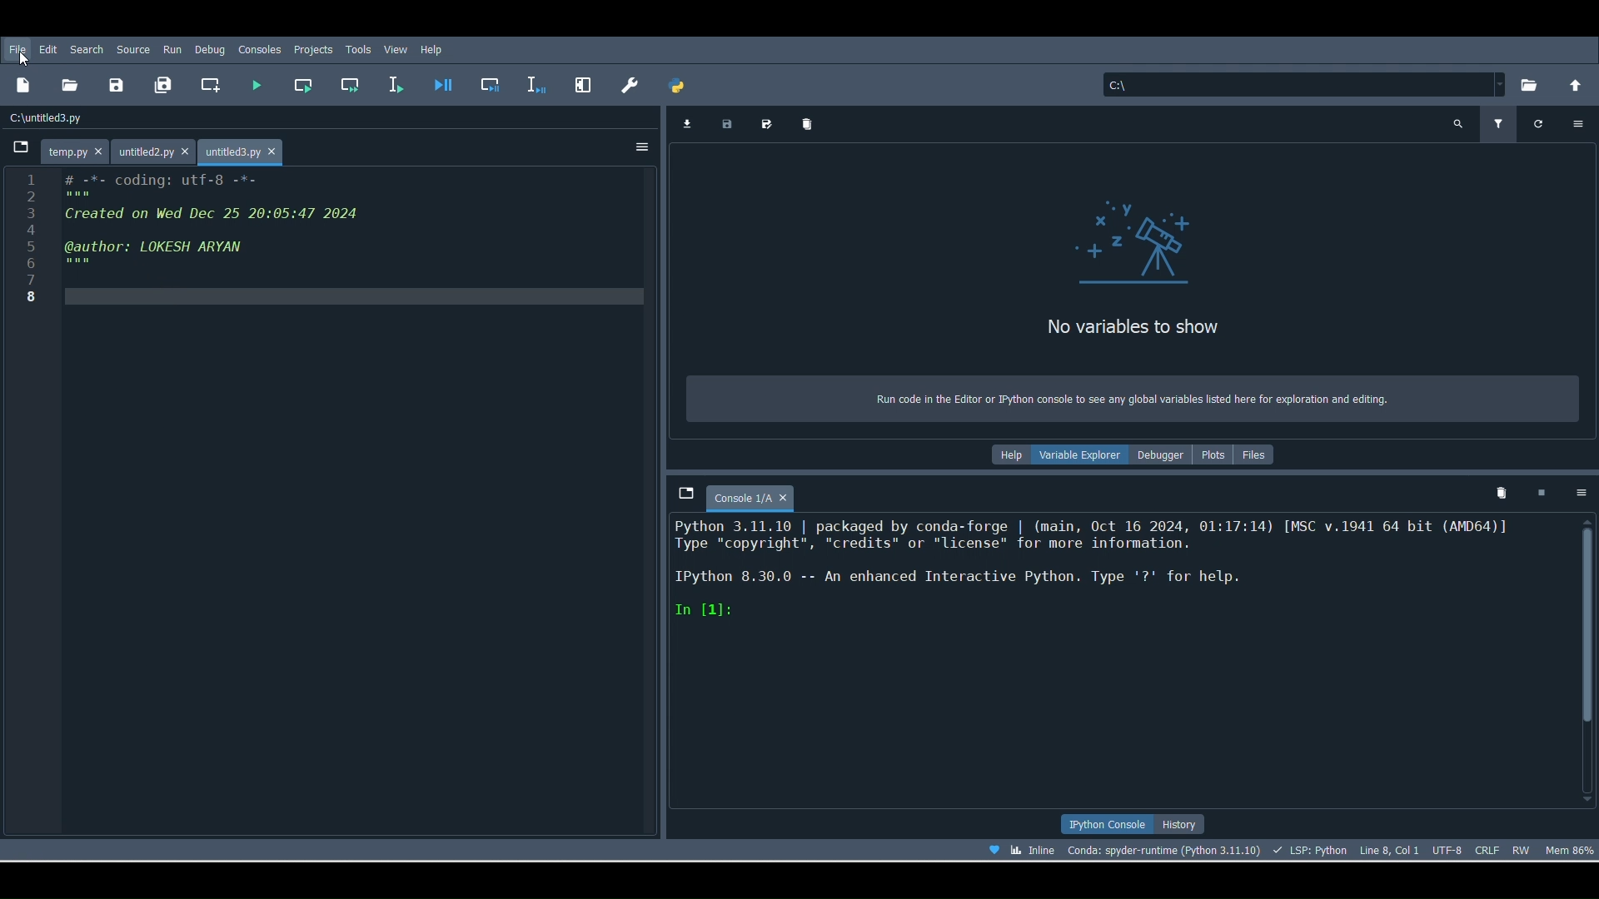 The height and width of the screenshot is (899, 1599). What do you see at coordinates (446, 83) in the screenshot?
I see `Debug file (Ctrl + F5)` at bounding box center [446, 83].